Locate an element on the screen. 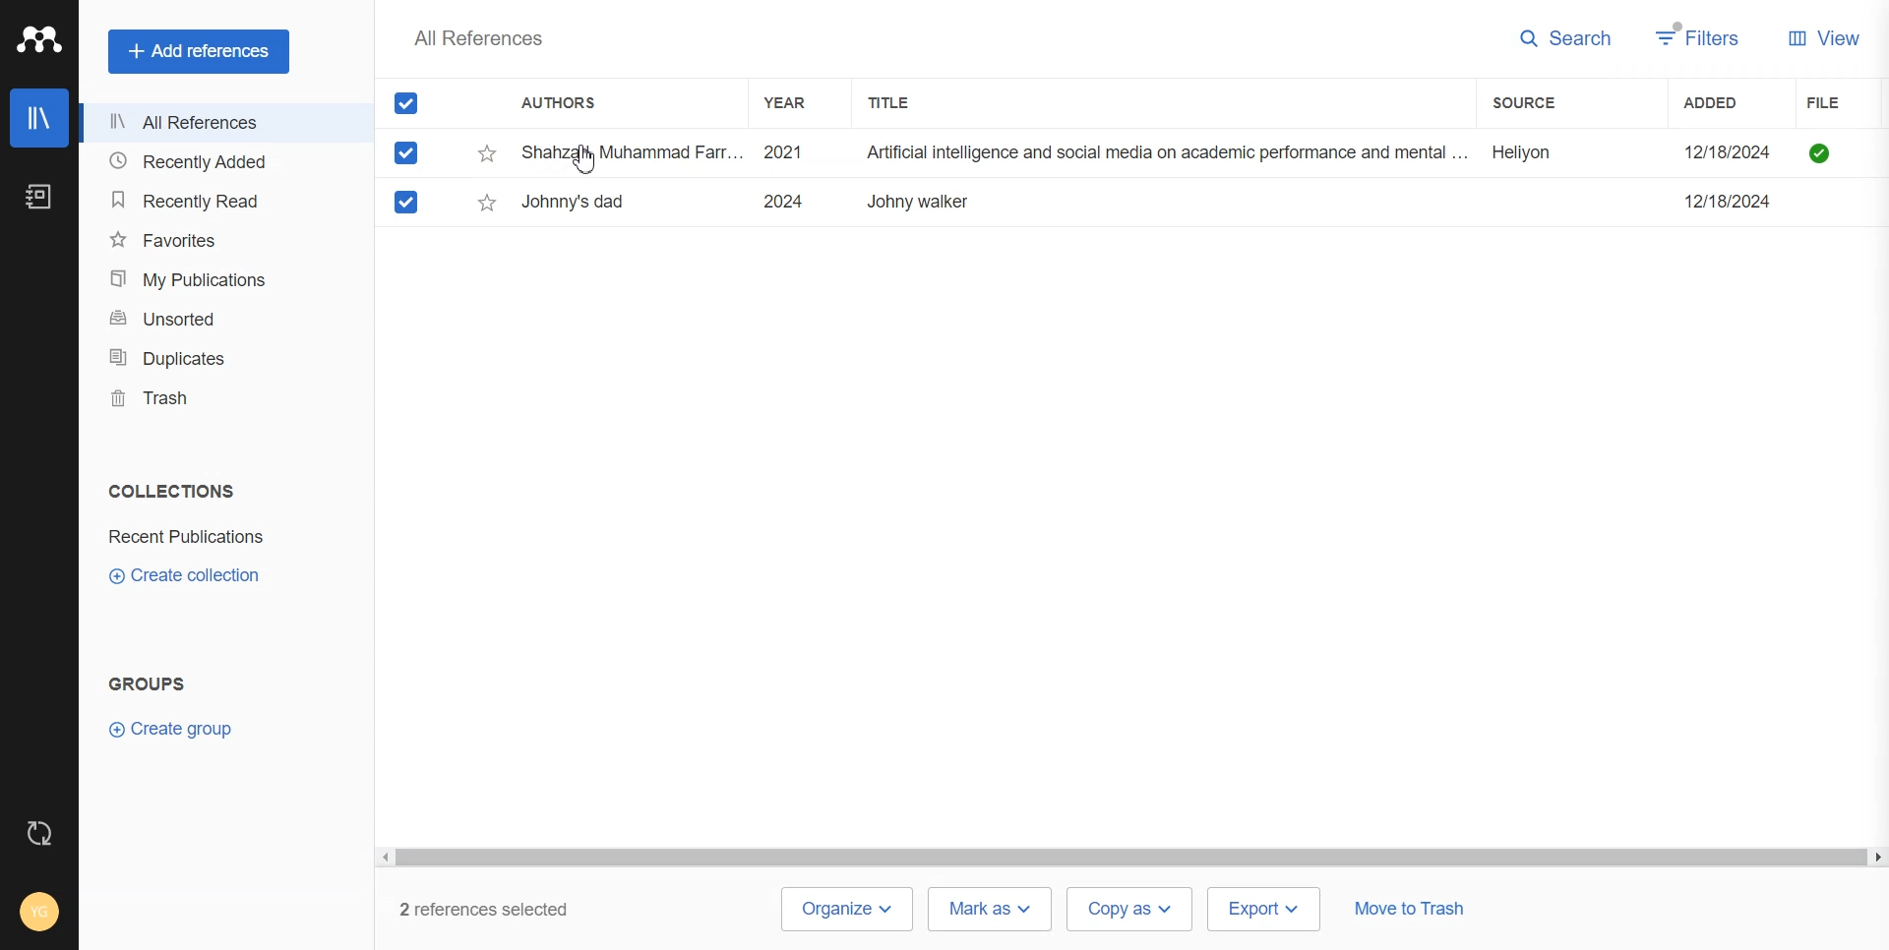 This screenshot has width=1889, height=950. scroll left is located at coordinates (384, 858).